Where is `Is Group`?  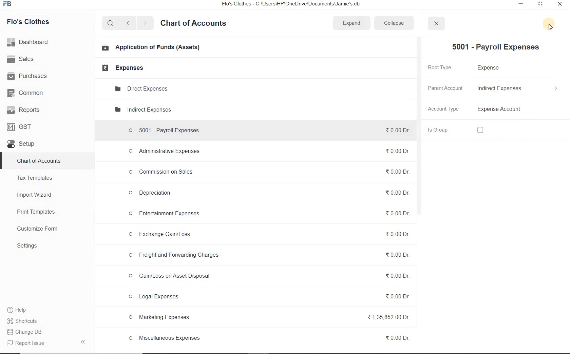
Is Group is located at coordinates (445, 130).